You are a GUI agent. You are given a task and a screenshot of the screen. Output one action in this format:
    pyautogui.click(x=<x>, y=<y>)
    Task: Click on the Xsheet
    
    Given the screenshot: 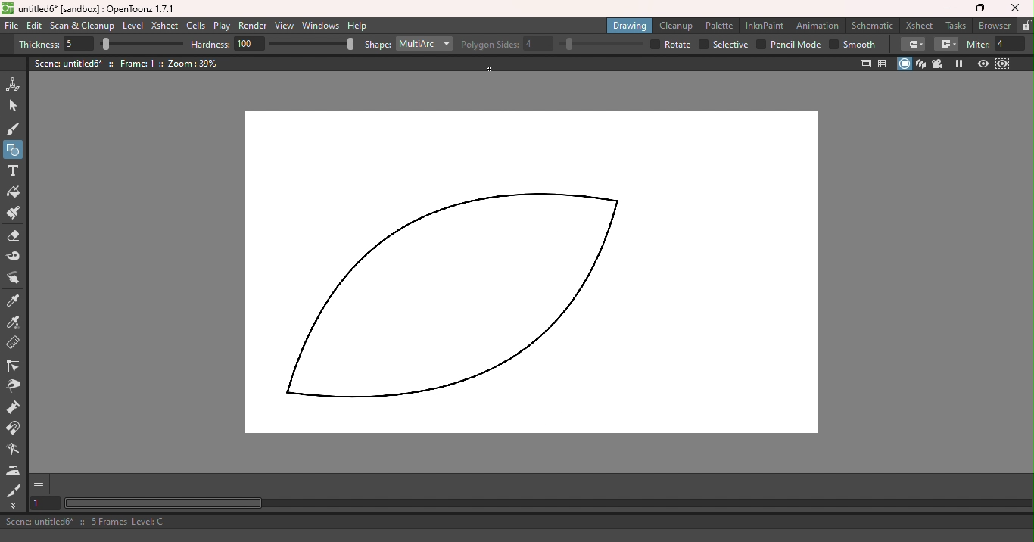 What is the action you would take?
    pyautogui.click(x=164, y=26)
    